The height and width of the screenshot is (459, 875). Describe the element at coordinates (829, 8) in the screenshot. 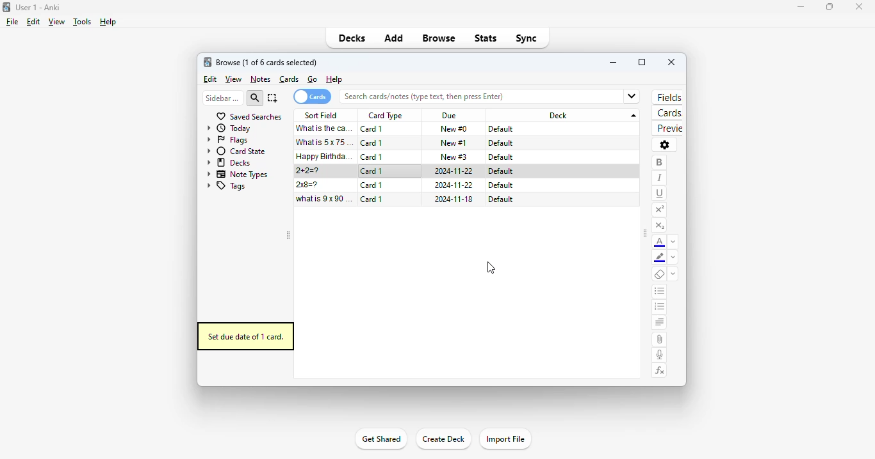

I see `maximize` at that location.